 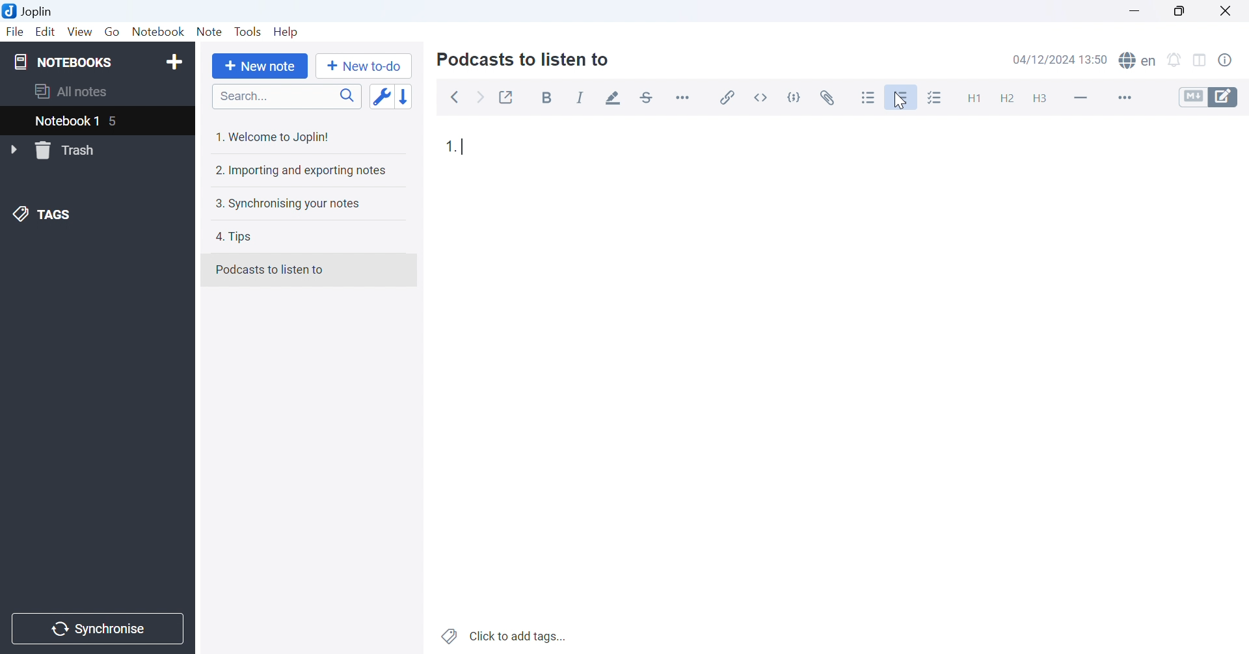 What do you see at coordinates (66, 122) in the screenshot?
I see `Notebook 1` at bounding box center [66, 122].